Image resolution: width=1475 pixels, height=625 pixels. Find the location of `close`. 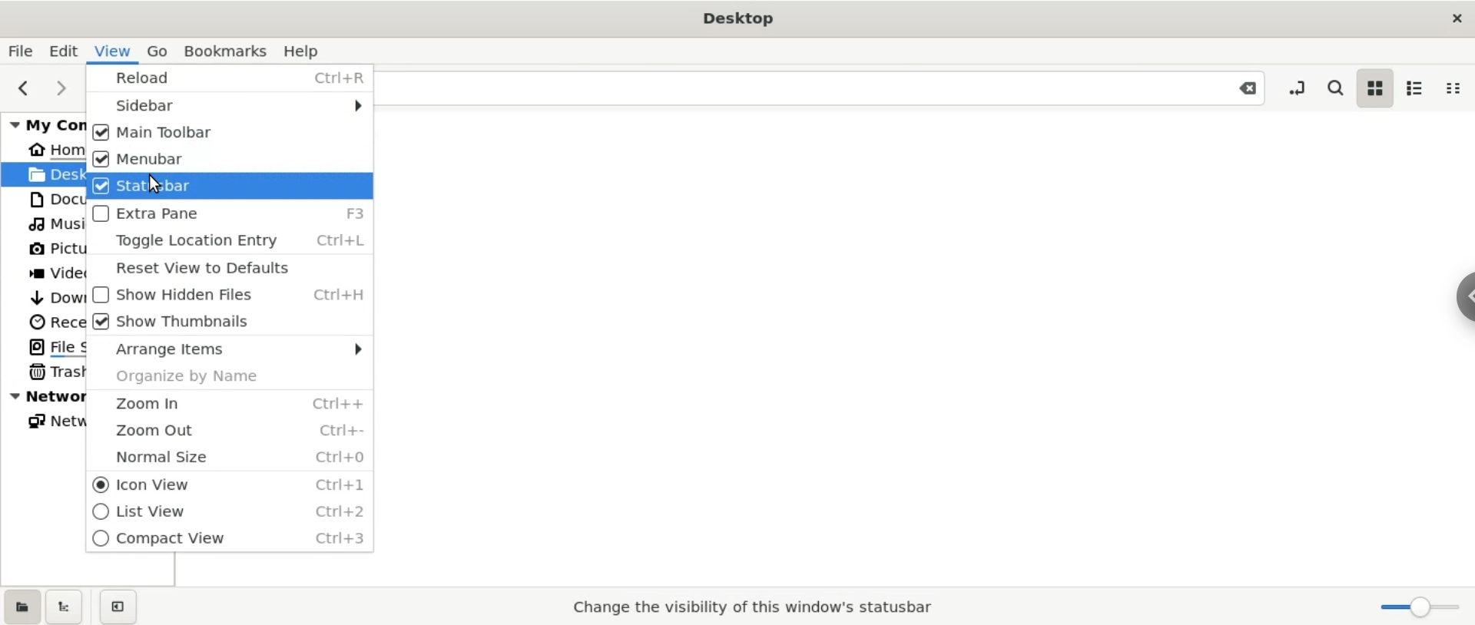

close is located at coordinates (1446, 16).